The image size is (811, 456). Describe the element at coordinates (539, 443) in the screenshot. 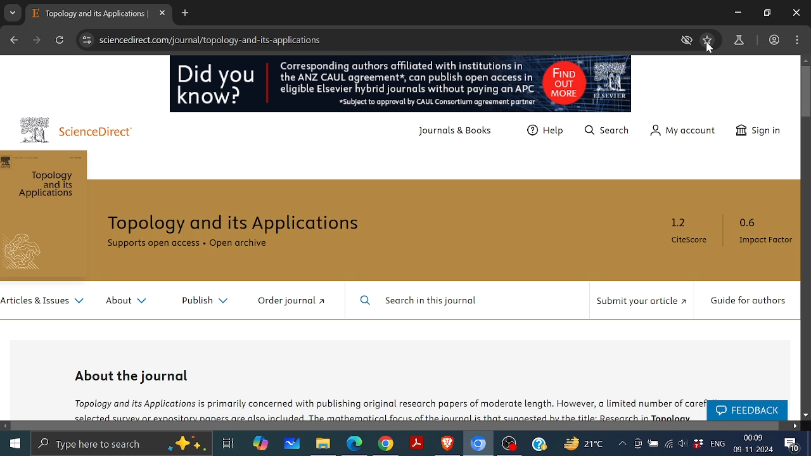

I see `Help` at that location.